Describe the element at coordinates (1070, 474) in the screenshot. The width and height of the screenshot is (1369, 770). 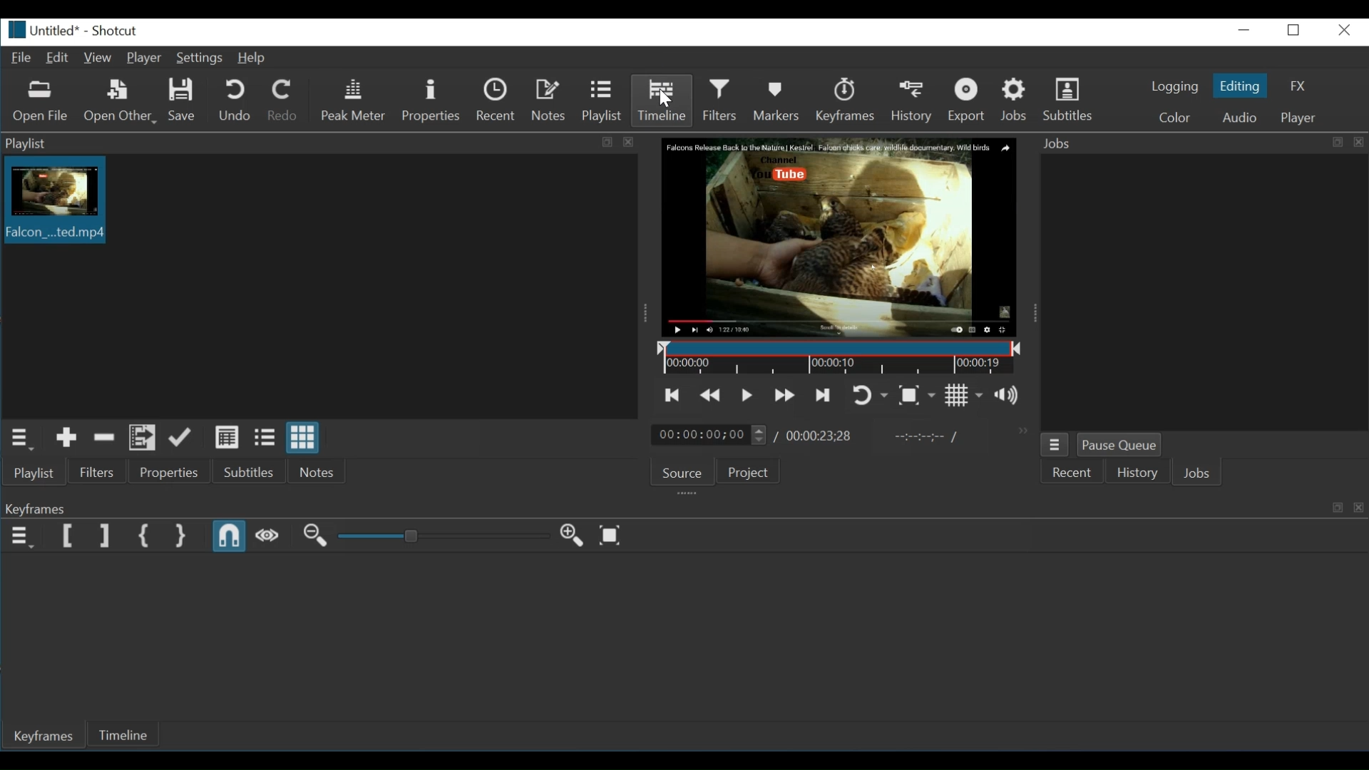
I see `Recent` at that location.